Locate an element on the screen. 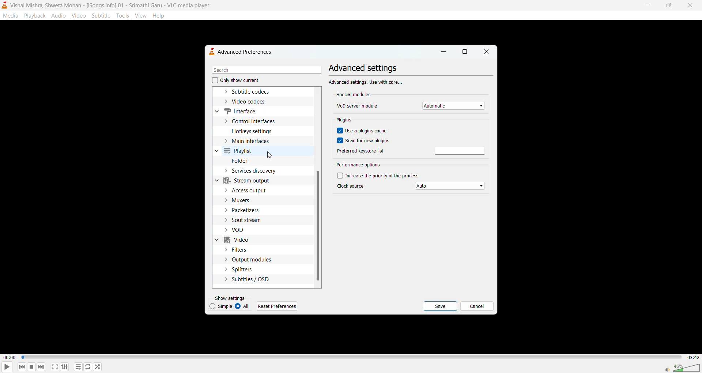 The height and width of the screenshot is (373, 702). increase the priority of the process is located at coordinates (380, 175).